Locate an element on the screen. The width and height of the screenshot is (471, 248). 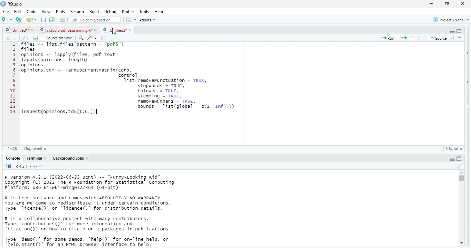
scroll up is located at coordinates (461, 173).